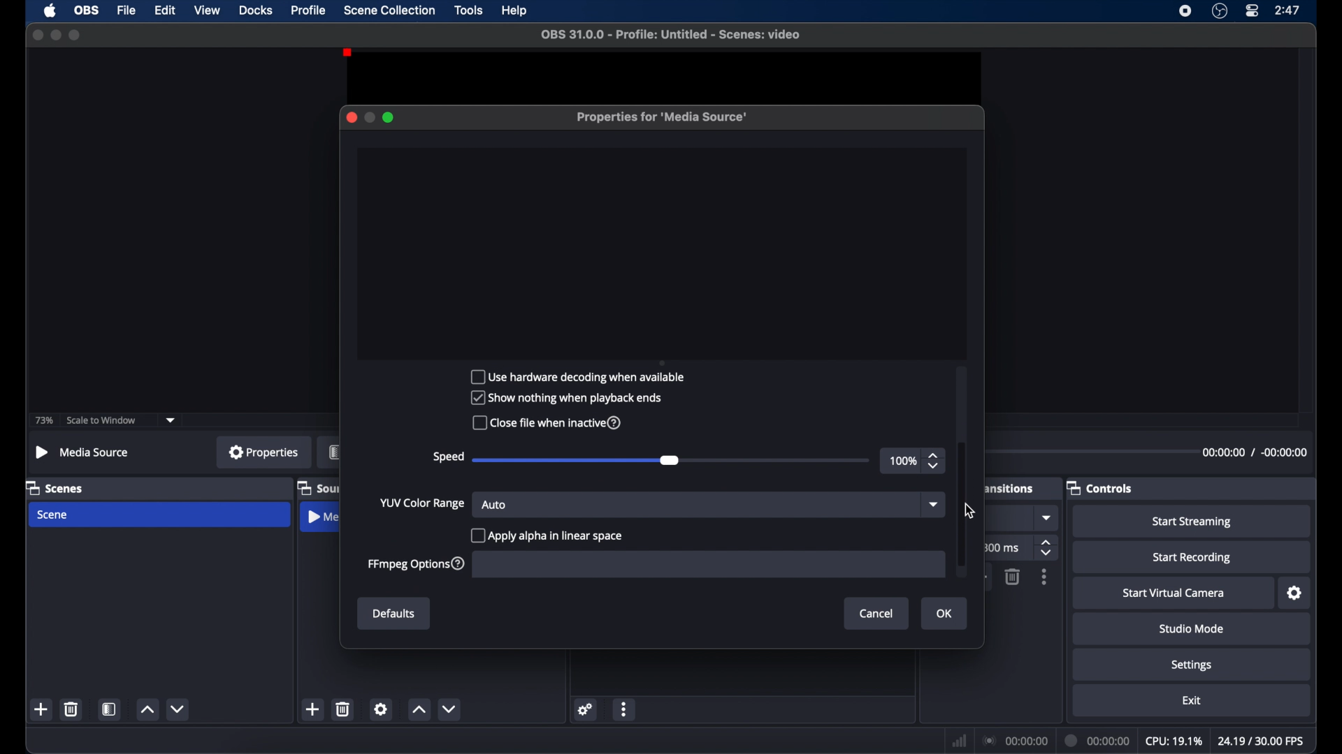  What do you see at coordinates (1294, 593) in the screenshot?
I see `settings` at bounding box center [1294, 593].